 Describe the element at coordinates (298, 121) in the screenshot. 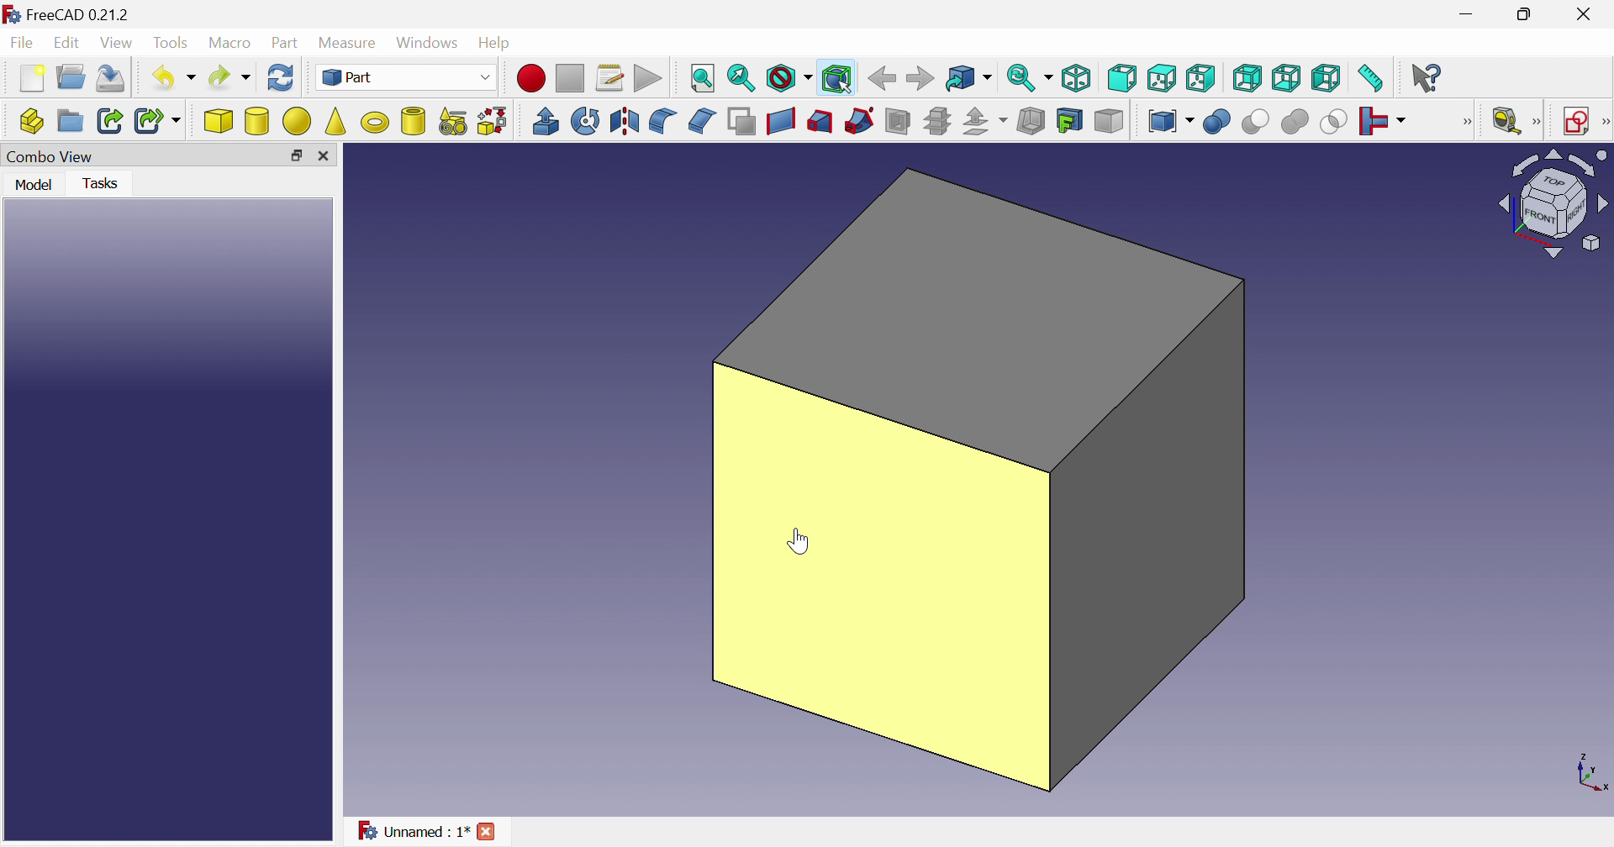

I see `Sphere` at that location.